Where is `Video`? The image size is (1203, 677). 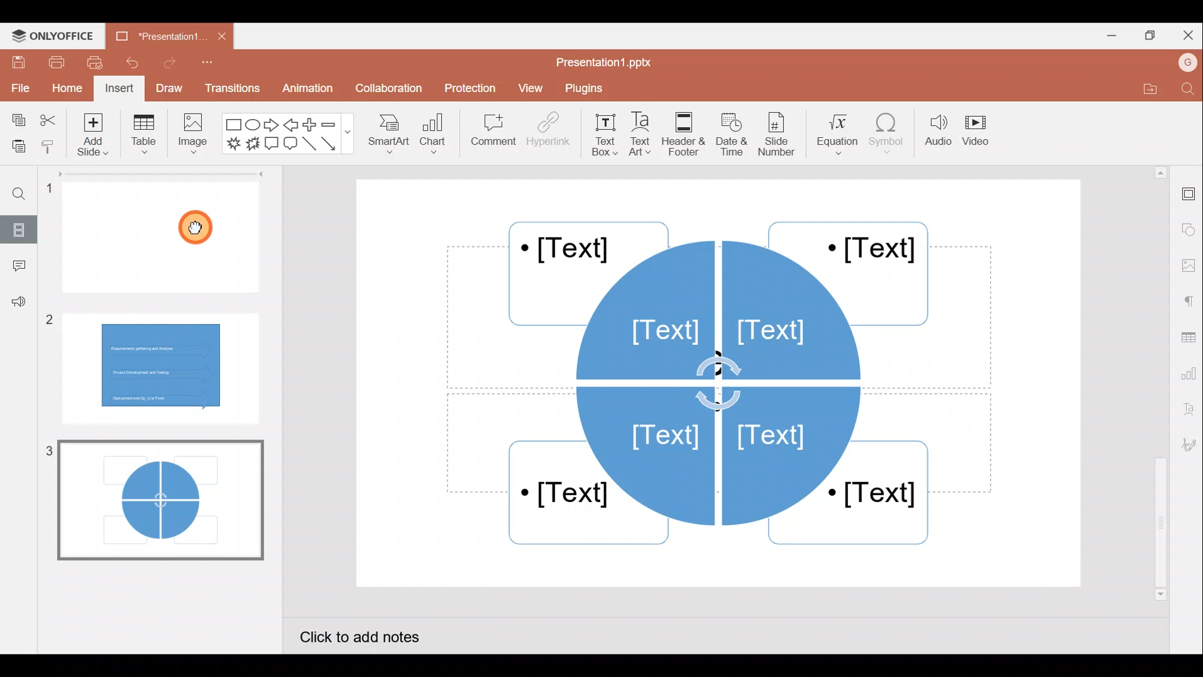 Video is located at coordinates (981, 130).